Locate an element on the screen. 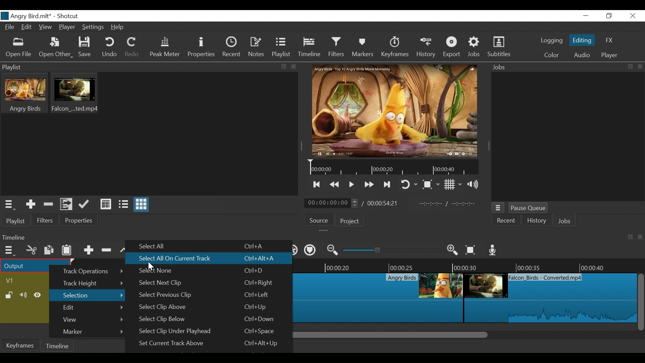  Show volume control is located at coordinates (473, 185).